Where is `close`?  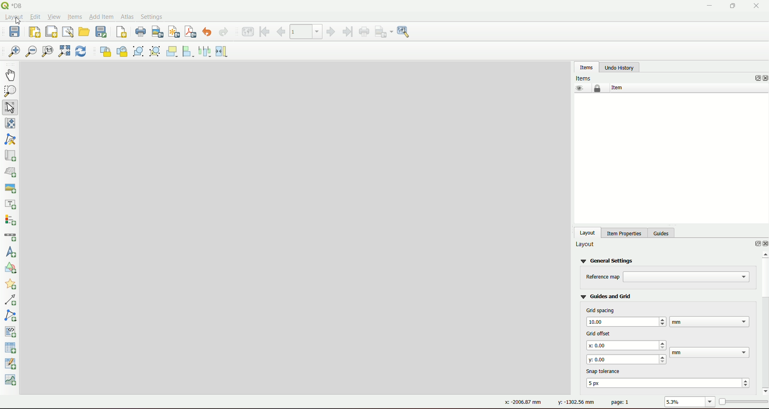 close is located at coordinates (756, 6).